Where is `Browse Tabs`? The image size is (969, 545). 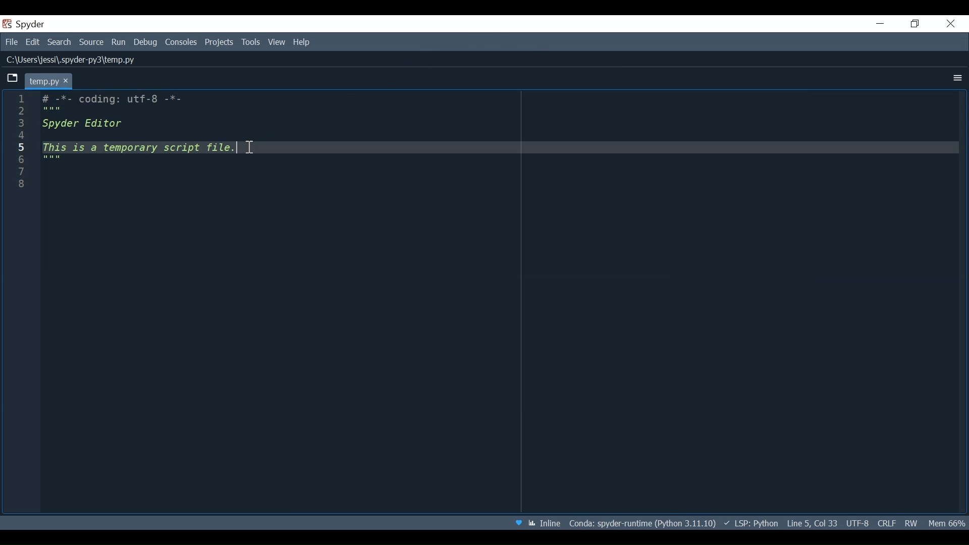
Browse Tabs is located at coordinates (12, 80).